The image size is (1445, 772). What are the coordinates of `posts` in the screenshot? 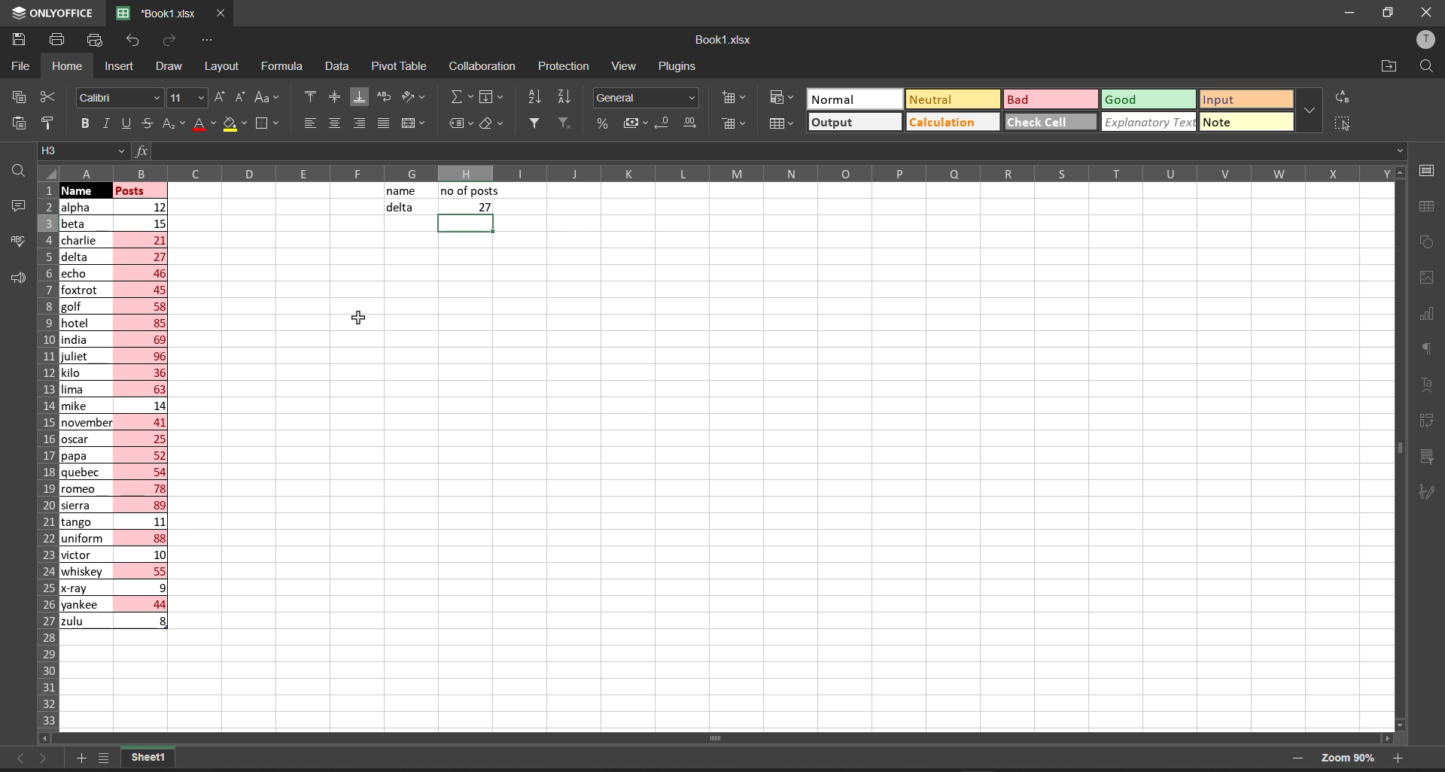 It's located at (142, 410).